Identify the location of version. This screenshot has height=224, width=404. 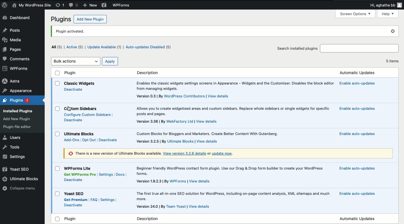
(152, 182).